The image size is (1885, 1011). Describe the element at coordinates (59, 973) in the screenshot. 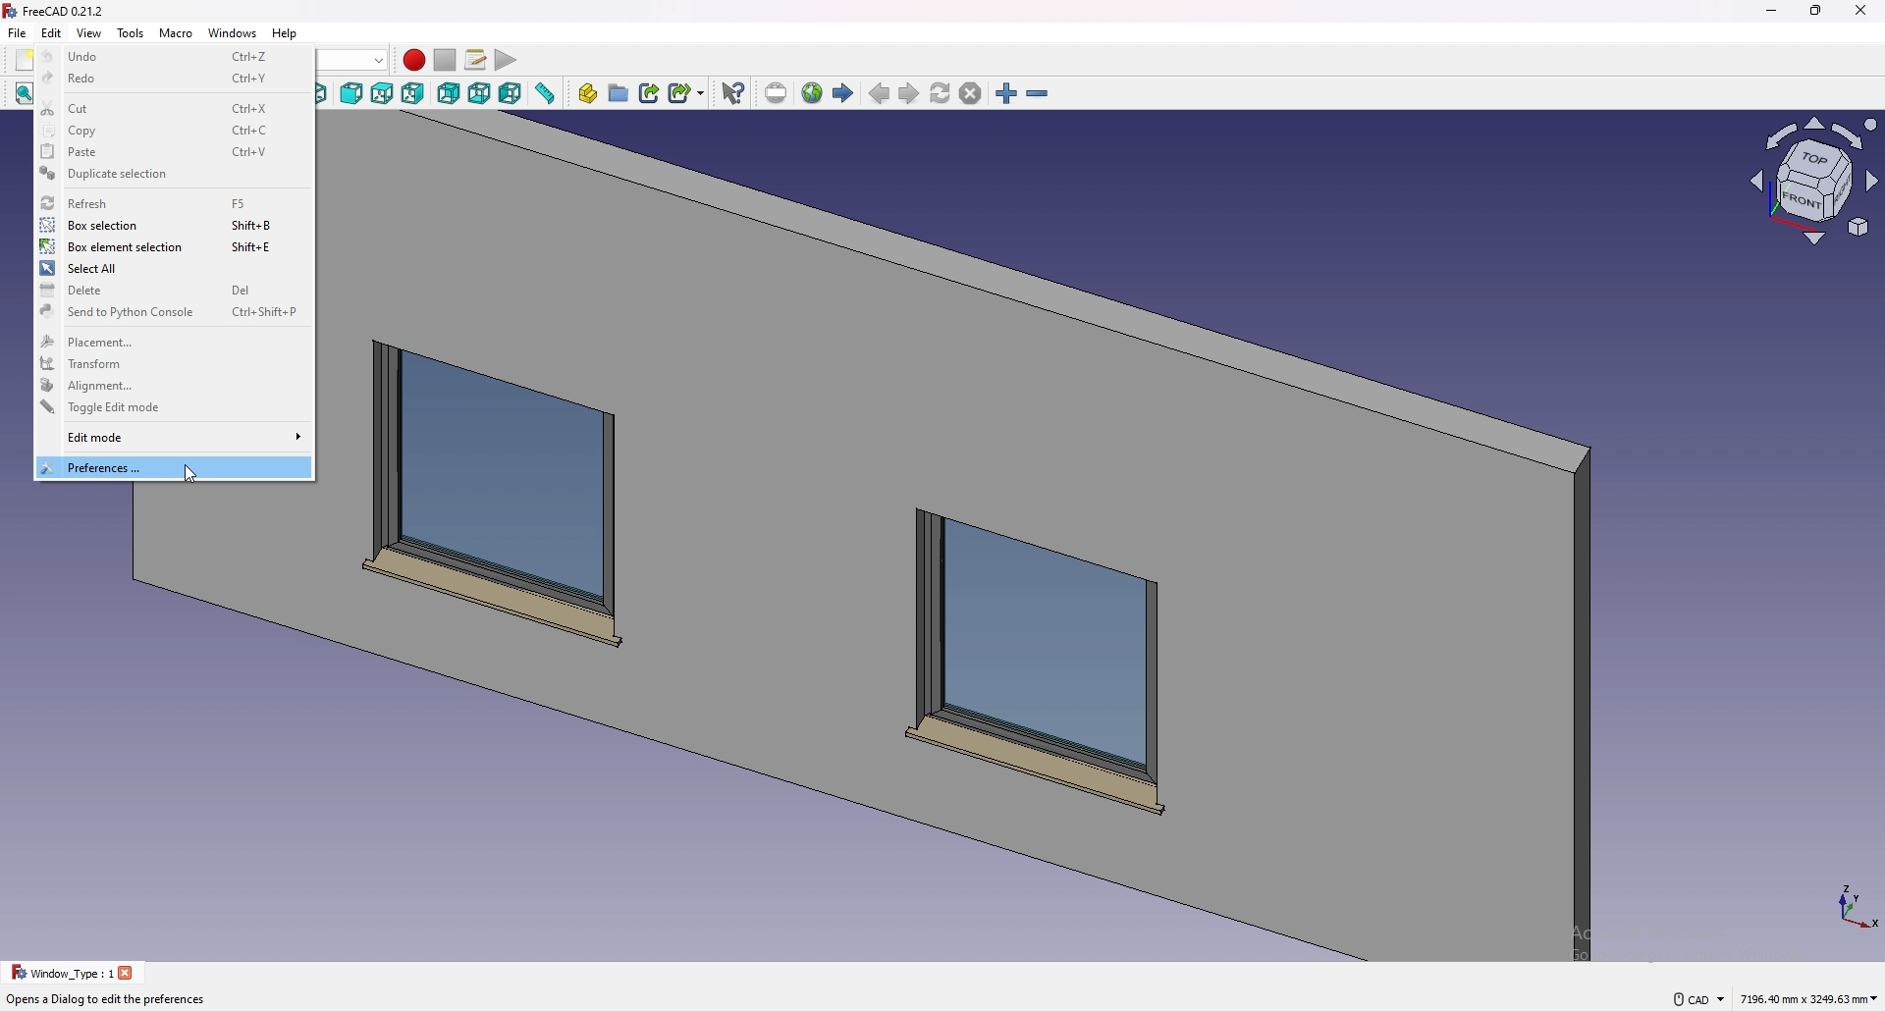

I see `Window _Type : 1` at that location.